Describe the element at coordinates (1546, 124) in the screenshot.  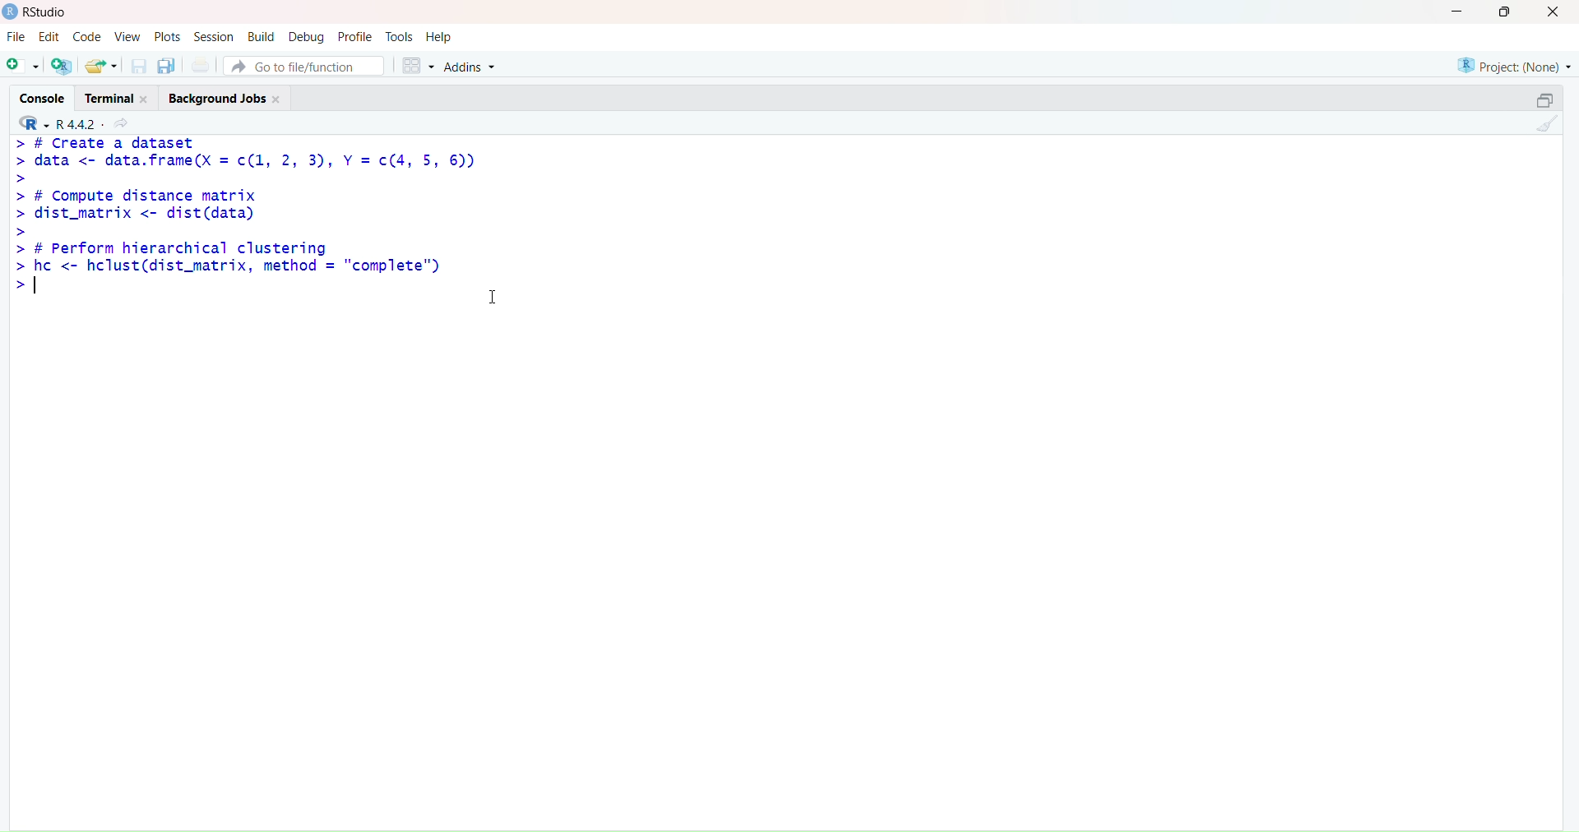
I see `Clear Console (Ctrl + L)` at that location.